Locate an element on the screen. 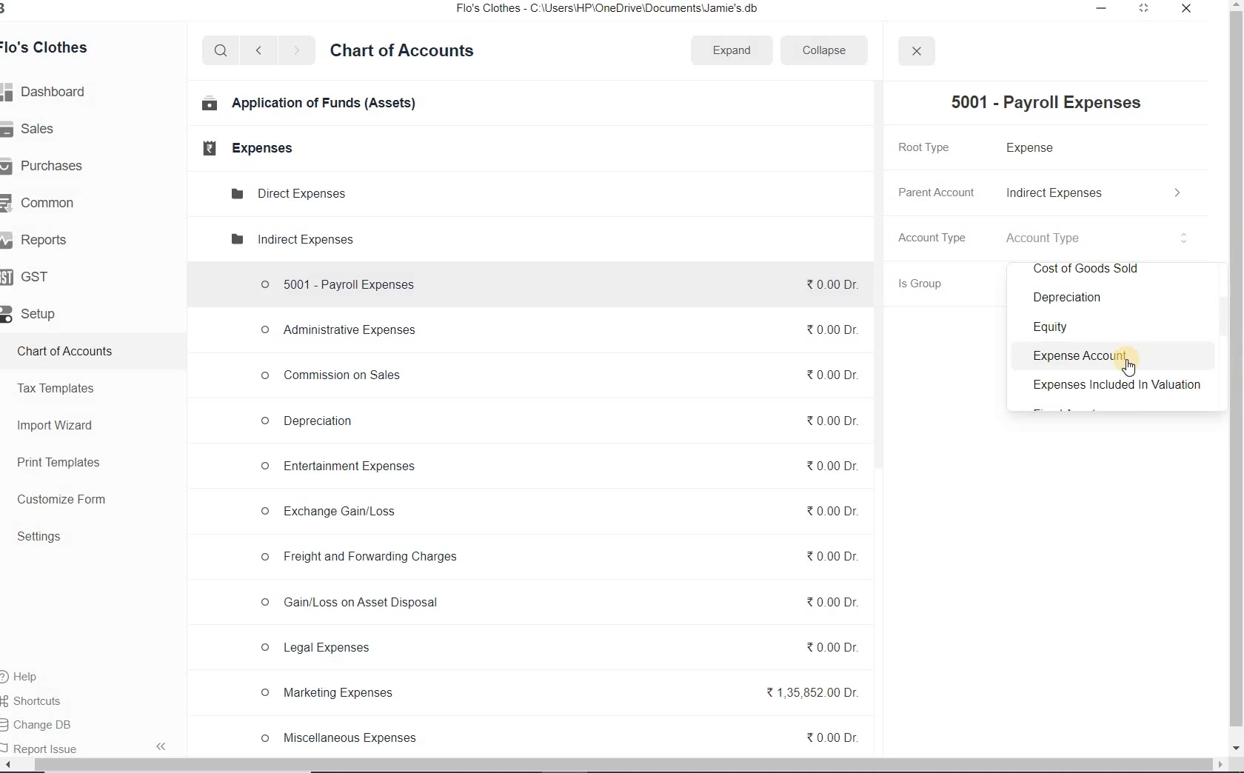 The width and height of the screenshot is (1244, 773). Indirect expenses is located at coordinates (290, 239).